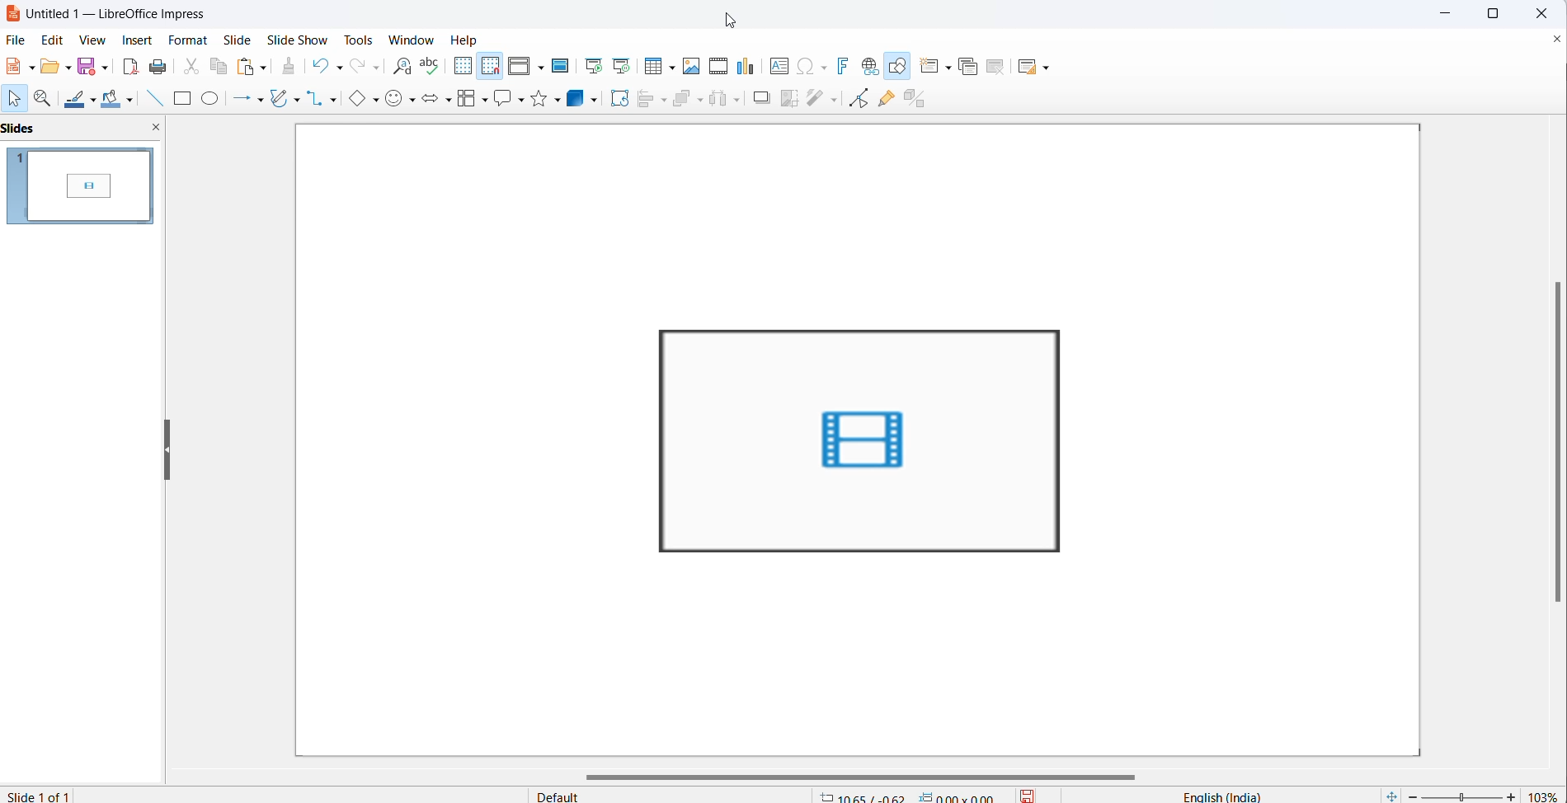 This screenshot has height=803, width=1567. I want to click on new file options, so click(32, 66).